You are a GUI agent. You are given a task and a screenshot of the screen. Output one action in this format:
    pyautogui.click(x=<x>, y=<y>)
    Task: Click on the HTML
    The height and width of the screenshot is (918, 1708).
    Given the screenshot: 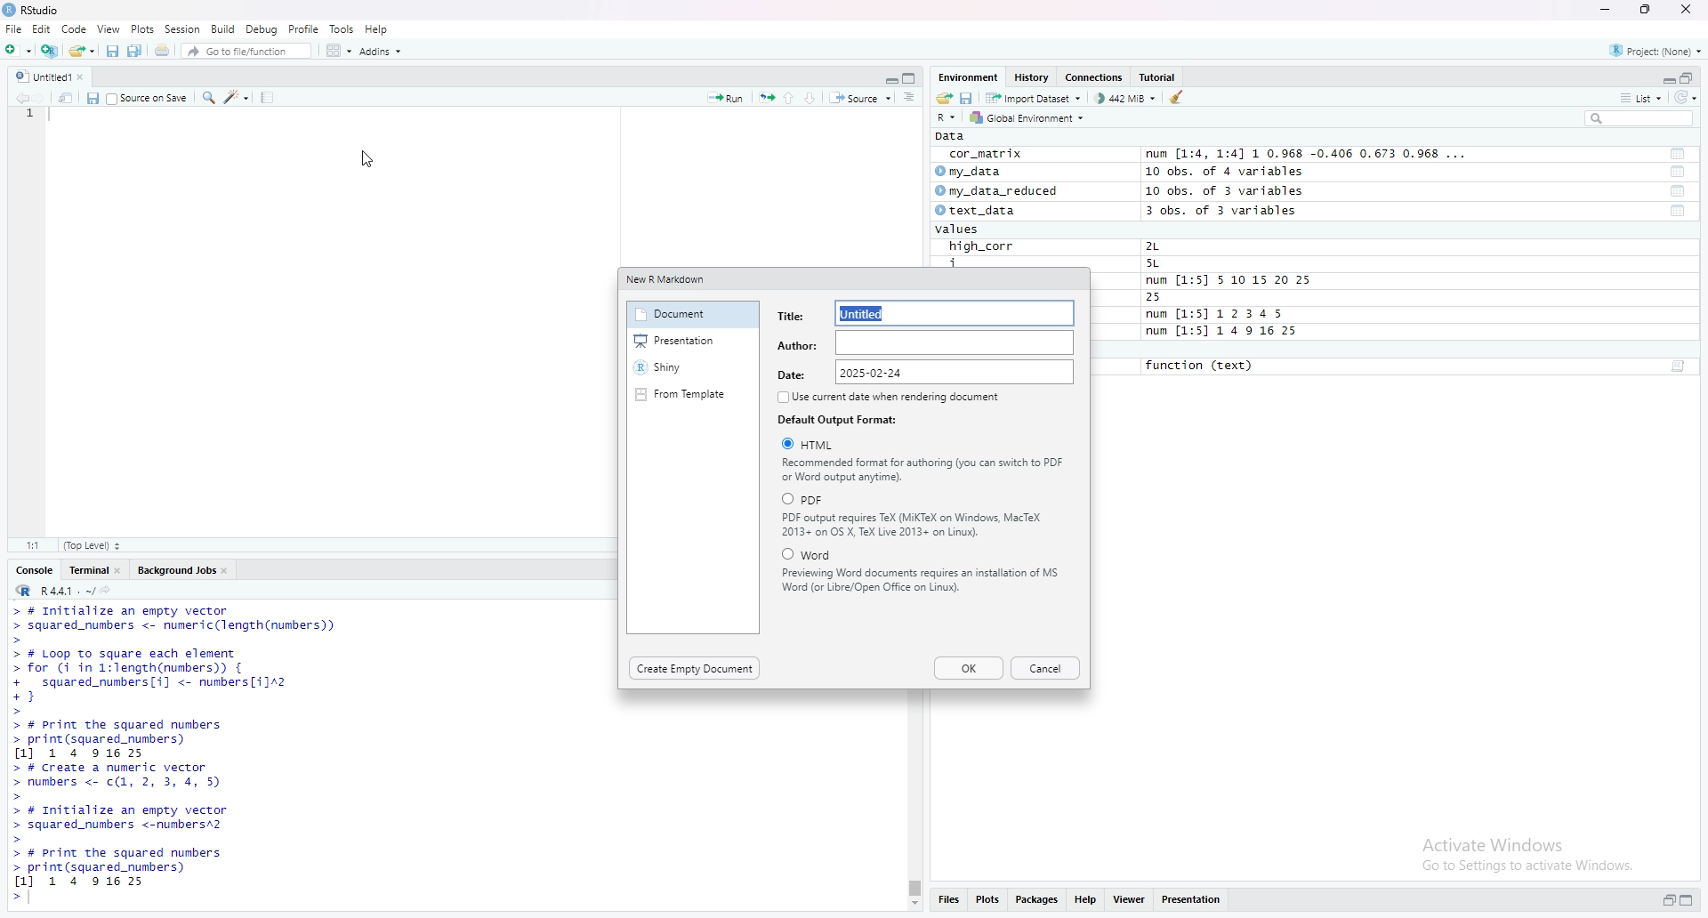 What is the action you would take?
    pyautogui.click(x=824, y=446)
    